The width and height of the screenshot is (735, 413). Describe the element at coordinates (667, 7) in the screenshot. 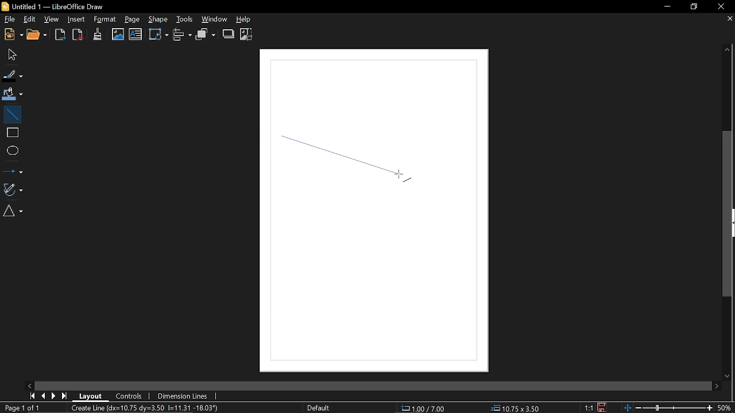

I see `Minimize` at that location.